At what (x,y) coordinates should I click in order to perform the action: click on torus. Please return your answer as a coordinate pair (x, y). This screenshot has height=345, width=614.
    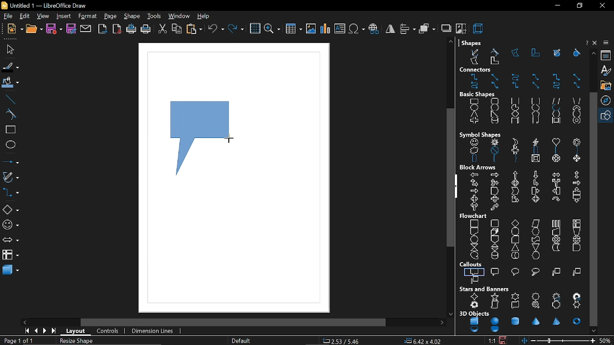
    Looking at the image, I should click on (577, 321).